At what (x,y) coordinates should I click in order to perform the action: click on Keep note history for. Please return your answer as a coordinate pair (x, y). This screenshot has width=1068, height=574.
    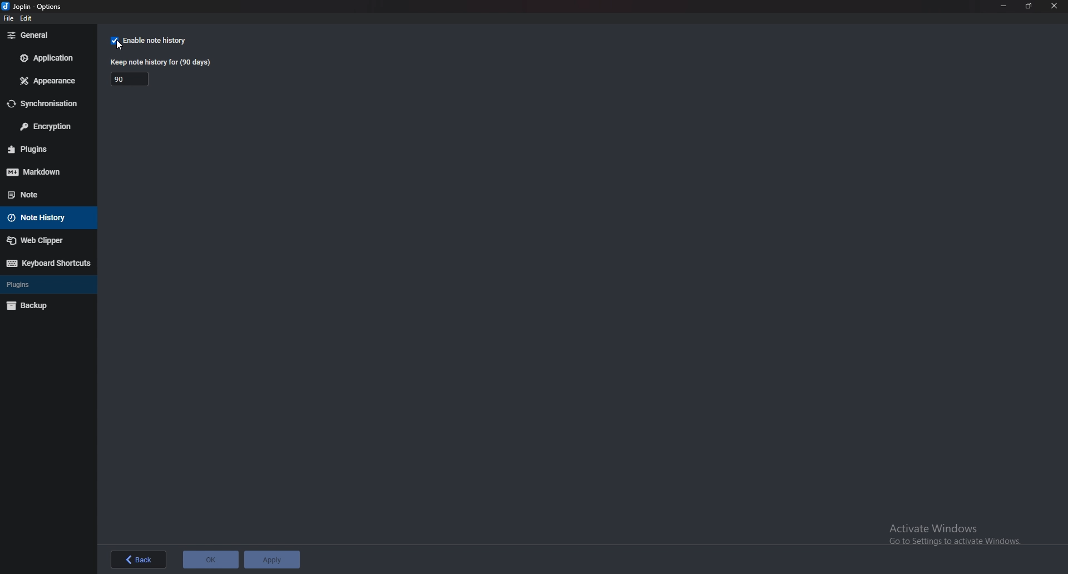
    Looking at the image, I should click on (132, 78).